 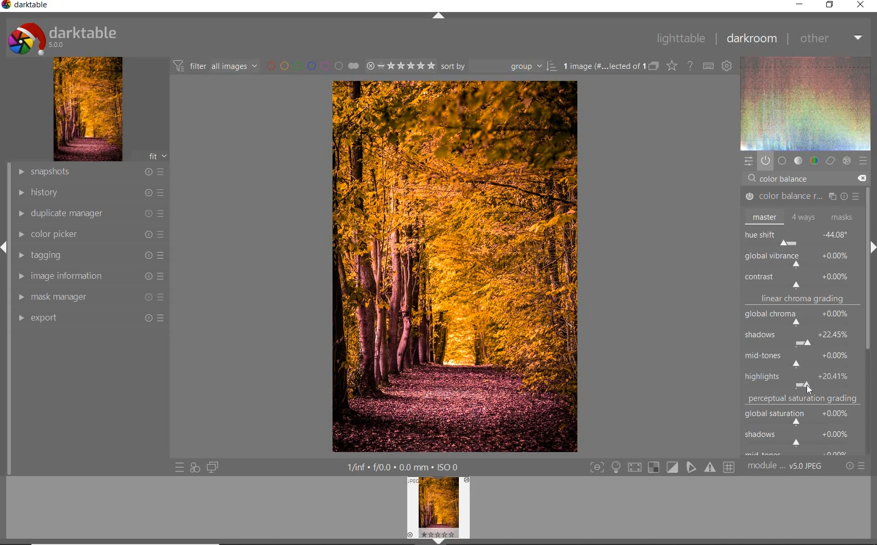 What do you see at coordinates (802, 236) in the screenshot?
I see `hue shift` at bounding box center [802, 236].